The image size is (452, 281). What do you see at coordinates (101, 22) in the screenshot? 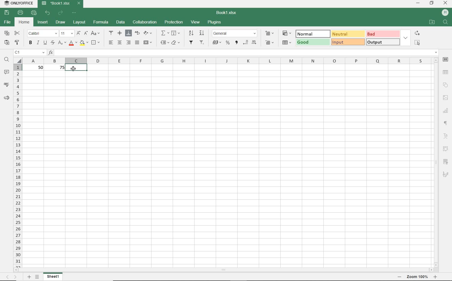
I see `formula` at bounding box center [101, 22].